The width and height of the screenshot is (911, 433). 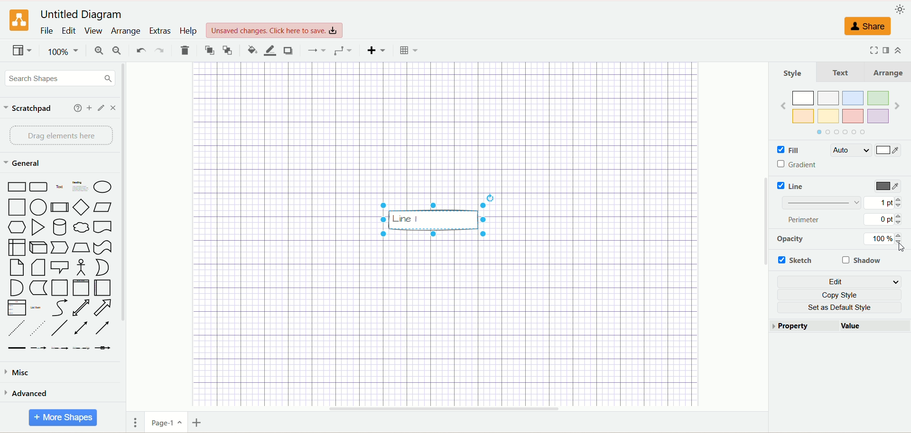 What do you see at coordinates (59, 308) in the screenshot?
I see `Curve` at bounding box center [59, 308].